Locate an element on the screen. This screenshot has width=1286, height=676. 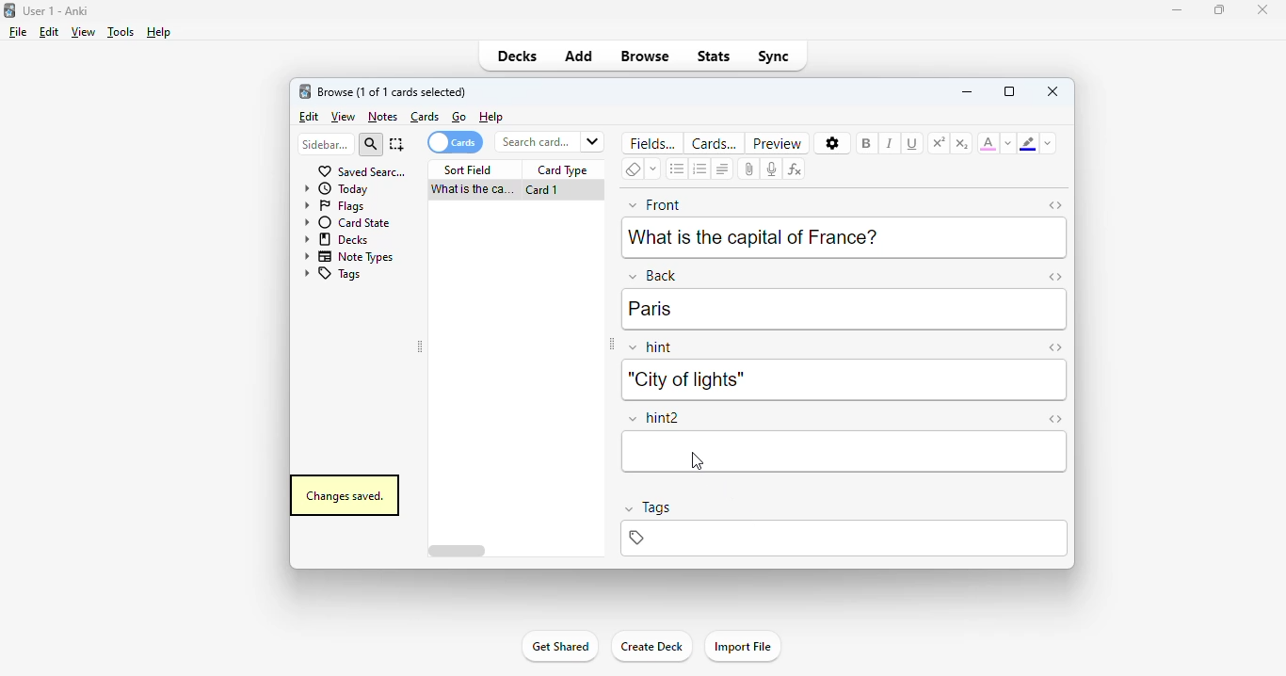
minimize is located at coordinates (967, 90).